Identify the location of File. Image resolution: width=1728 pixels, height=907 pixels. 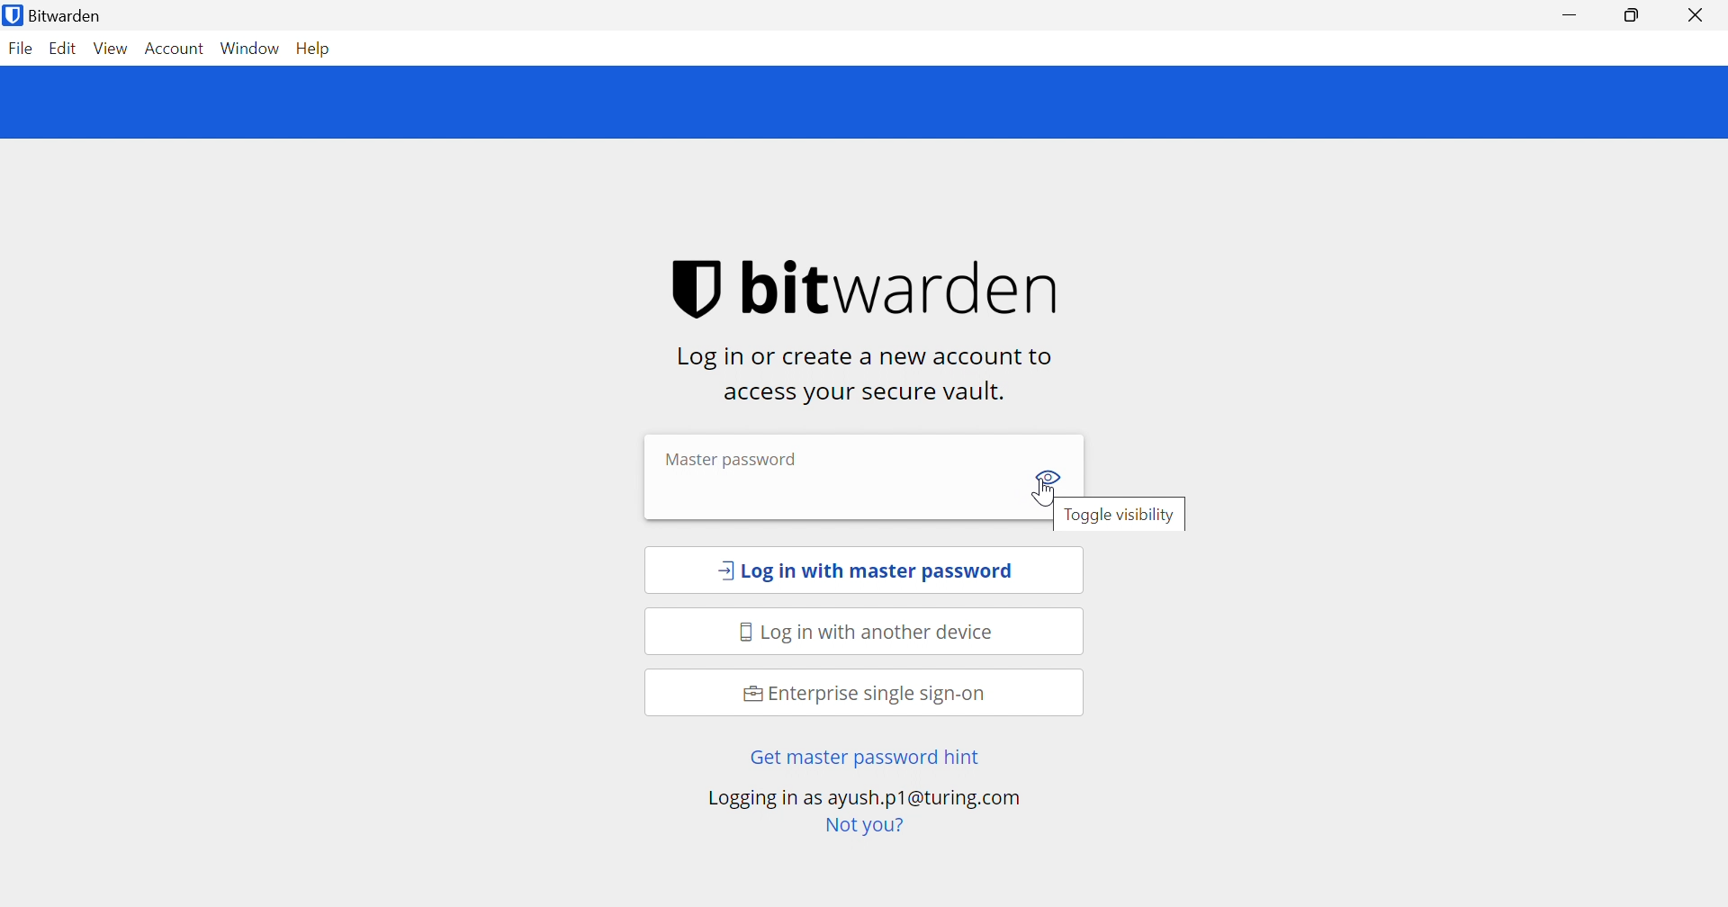
(20, 49).